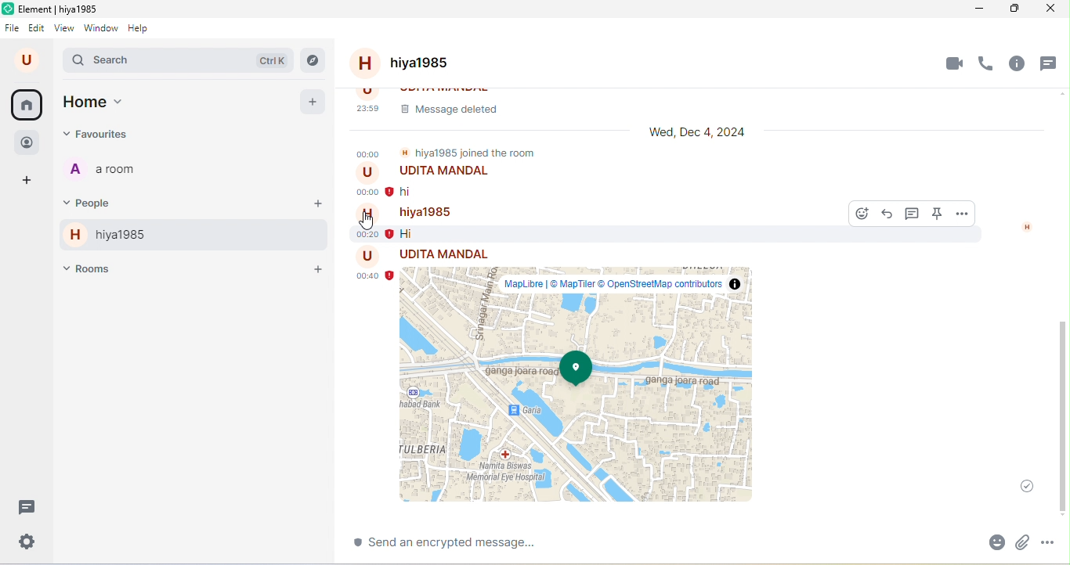 The height and width of the screenshot is (565, 1070). What do you see at coordinates (27, 142) in the screenshot?
I see `people` at bounding box center [27, 142].